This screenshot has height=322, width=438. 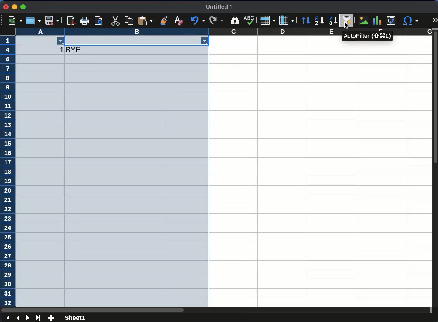 I want to click on column, so click(x=179, y=32).